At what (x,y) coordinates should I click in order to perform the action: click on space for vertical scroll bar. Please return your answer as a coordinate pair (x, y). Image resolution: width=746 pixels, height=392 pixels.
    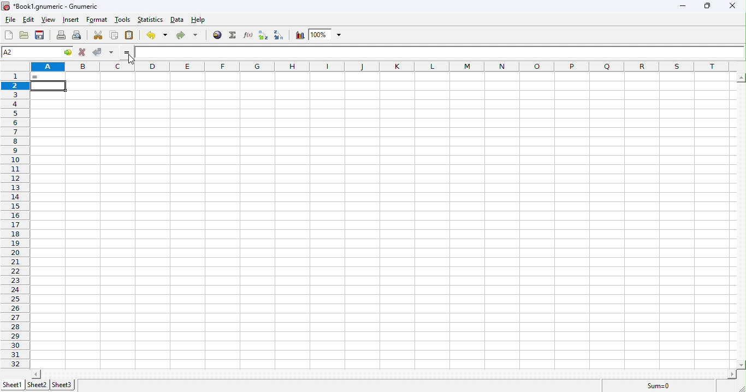
    Looking at the image, I should click on (741, 220).